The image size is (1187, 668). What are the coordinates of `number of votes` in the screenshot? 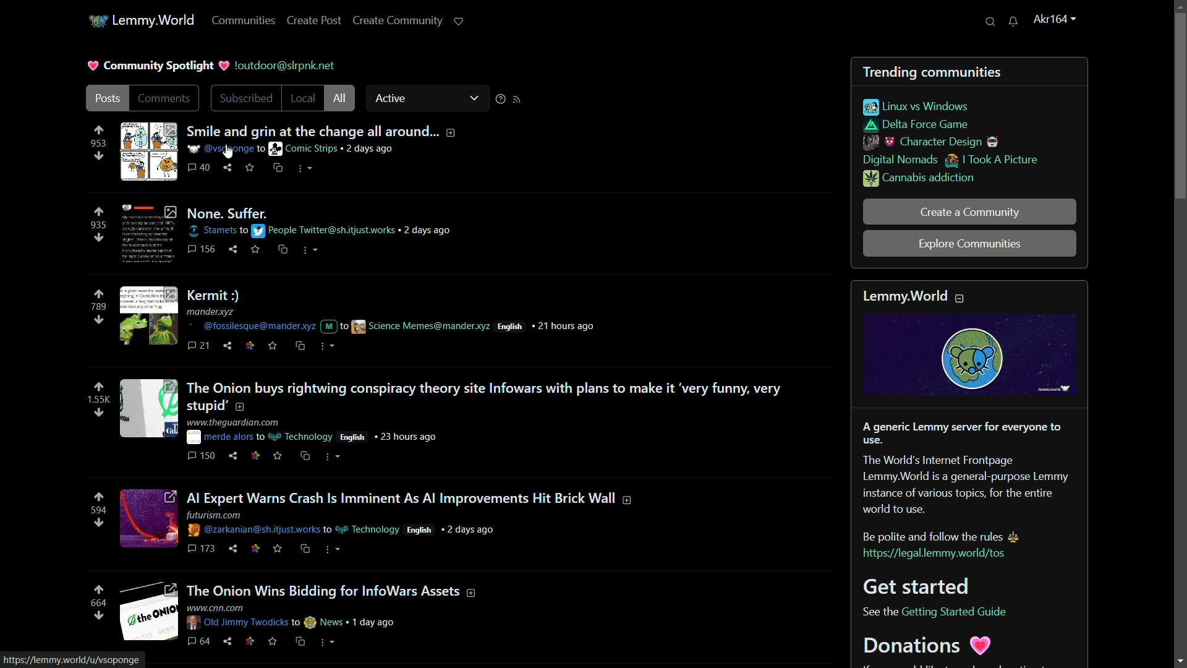 It's located at (100, 510).